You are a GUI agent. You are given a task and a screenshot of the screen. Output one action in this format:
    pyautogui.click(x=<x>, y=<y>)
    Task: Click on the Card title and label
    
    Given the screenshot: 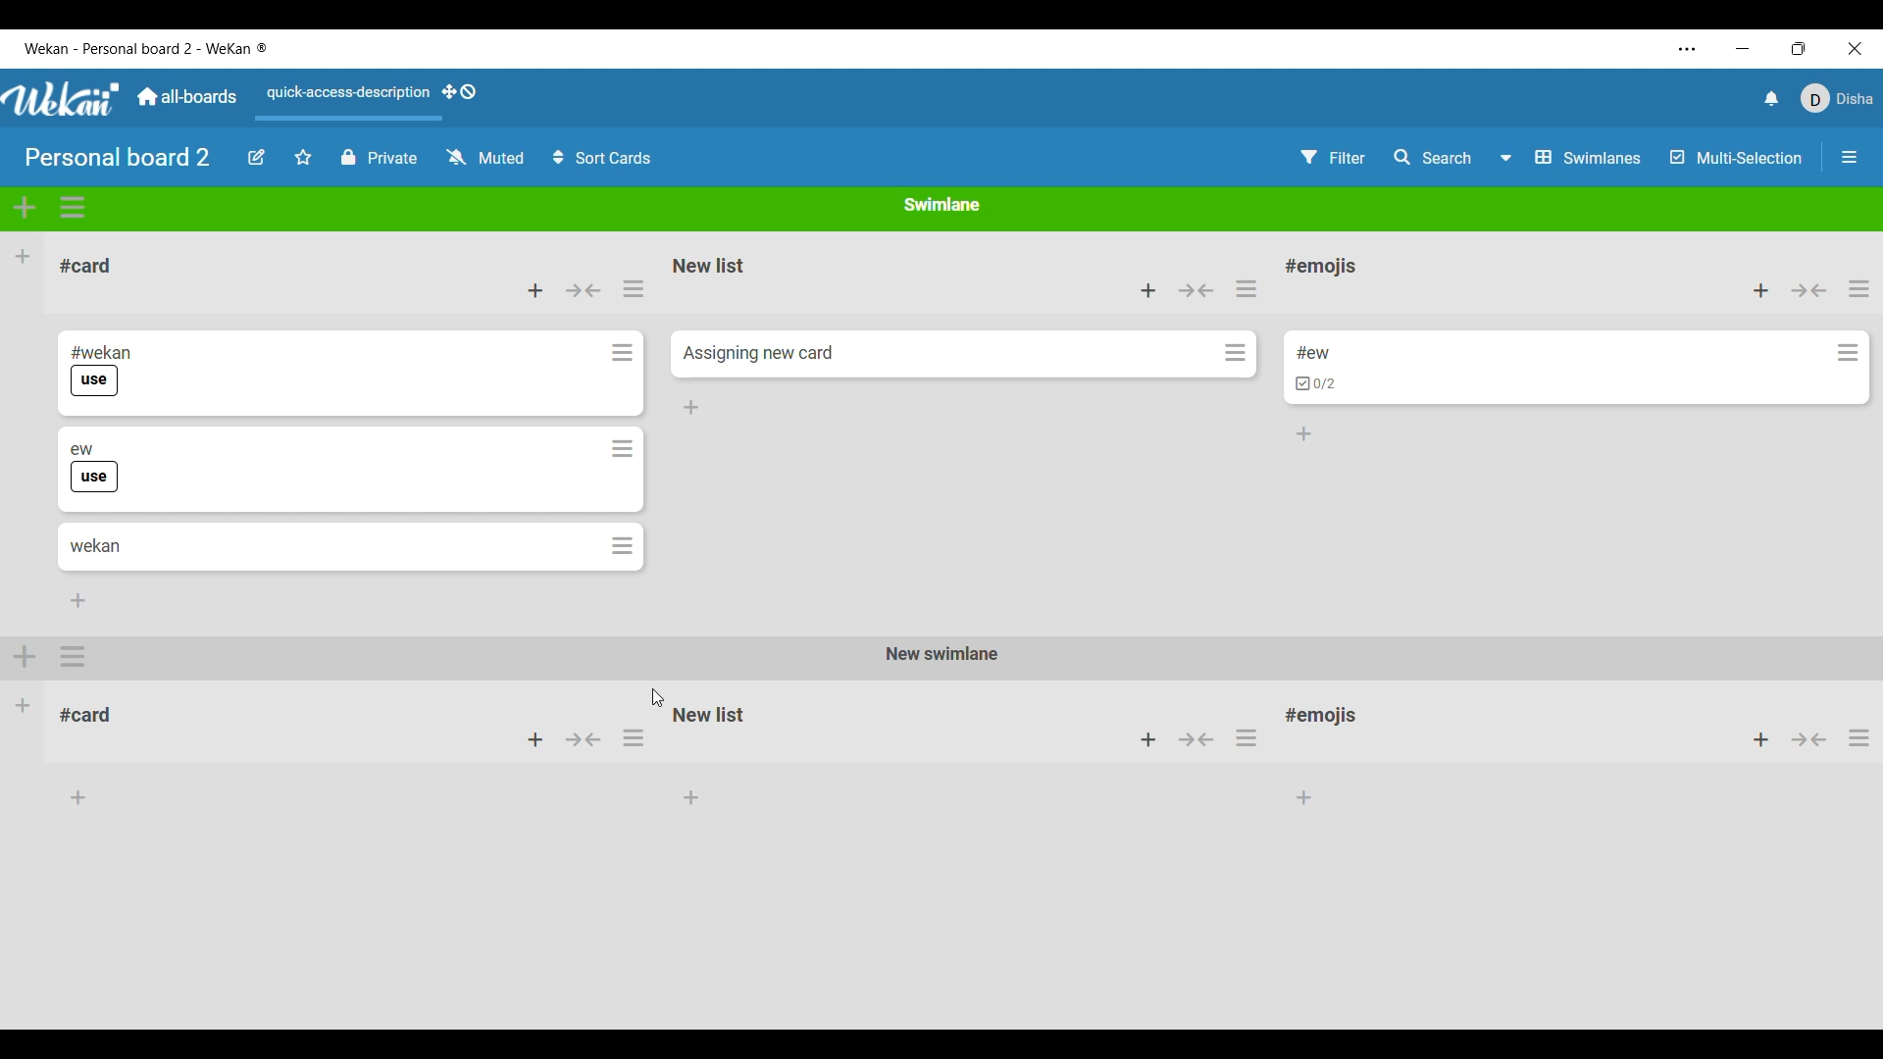 What is the action you would take?
    pyautogui.click(x=100, y=466)
    